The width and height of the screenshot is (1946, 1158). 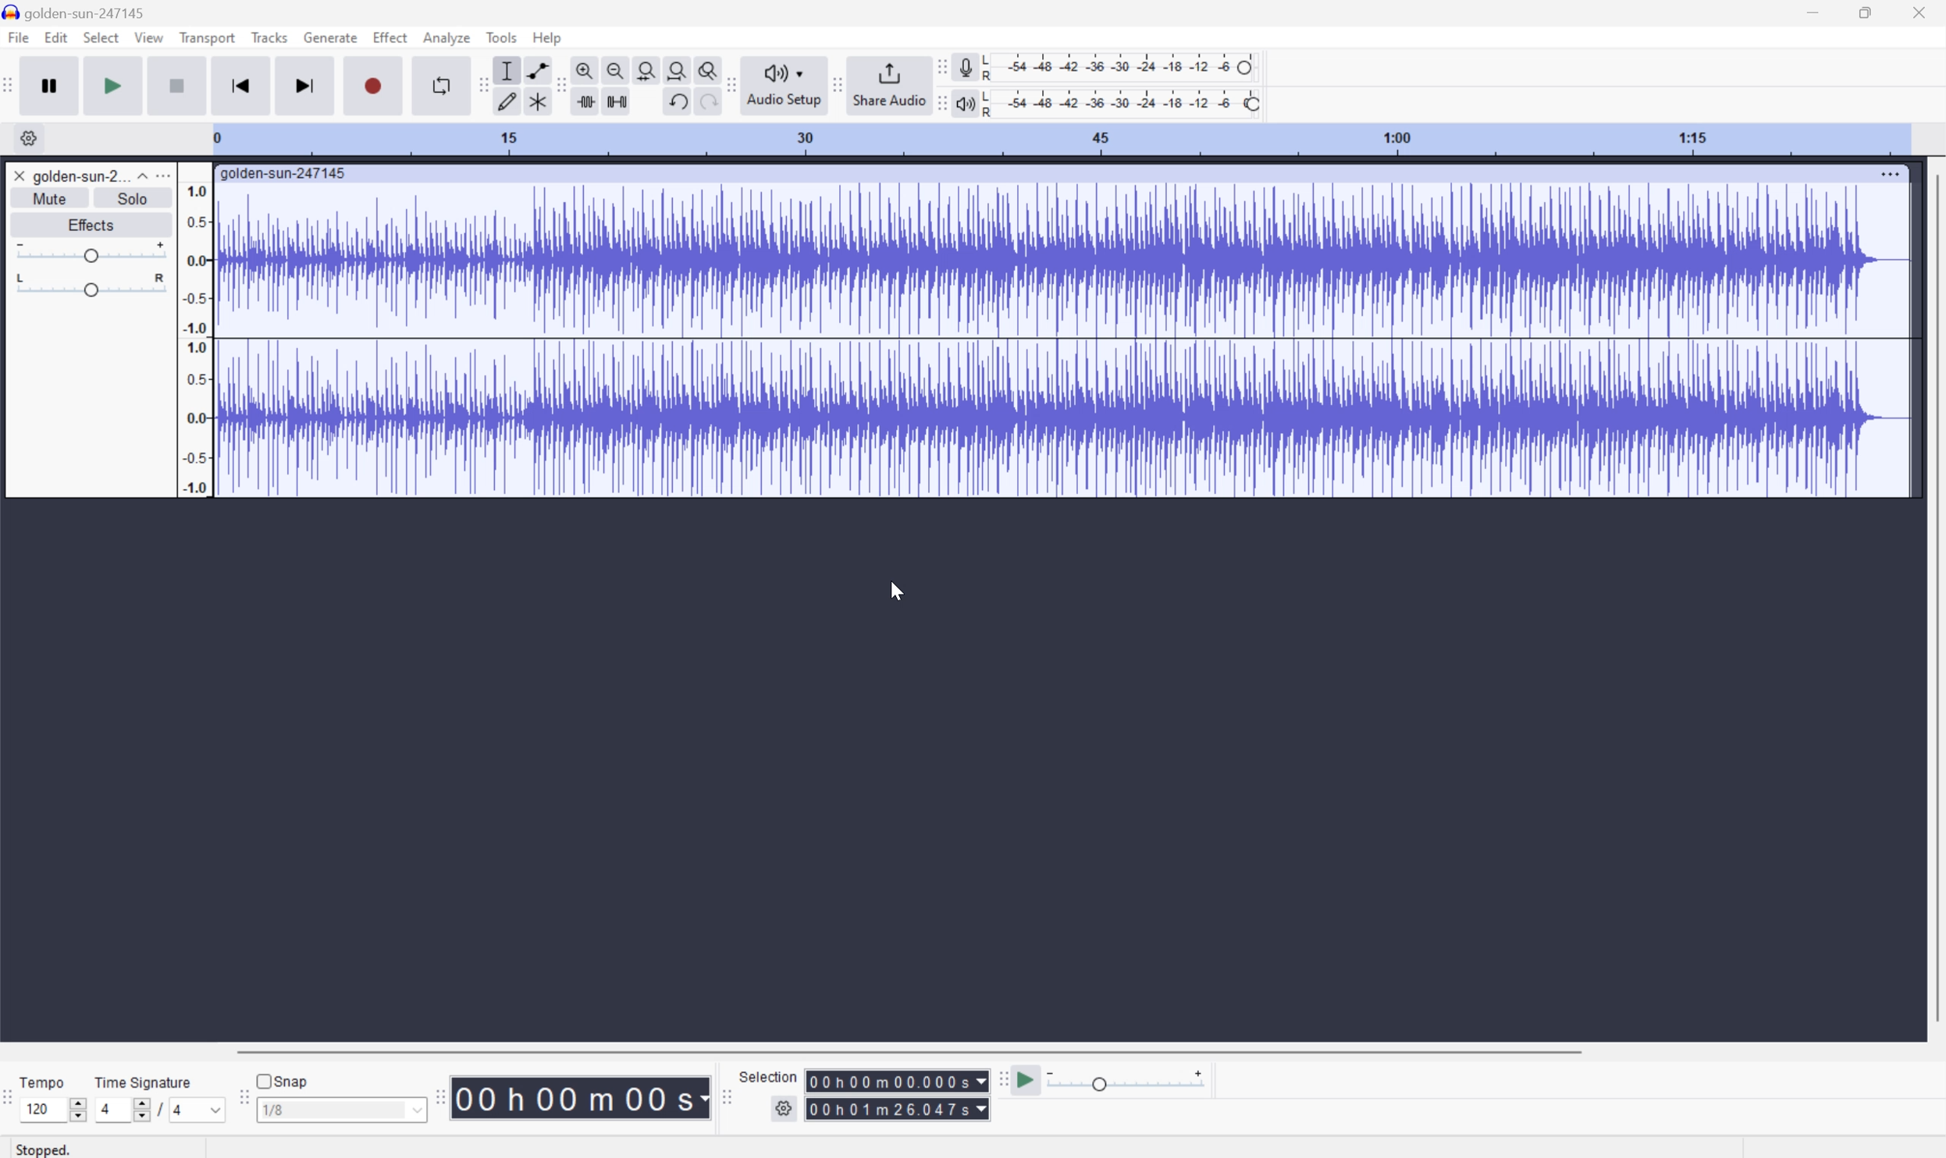 I want to click on Envelop tool, so click(x=534, y=69).